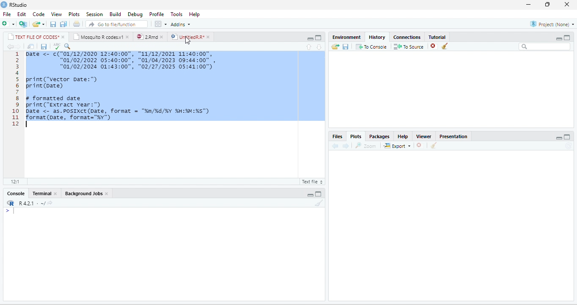 This screenshot has height=305, width=577. I want to click on logo, so click(4, 5).